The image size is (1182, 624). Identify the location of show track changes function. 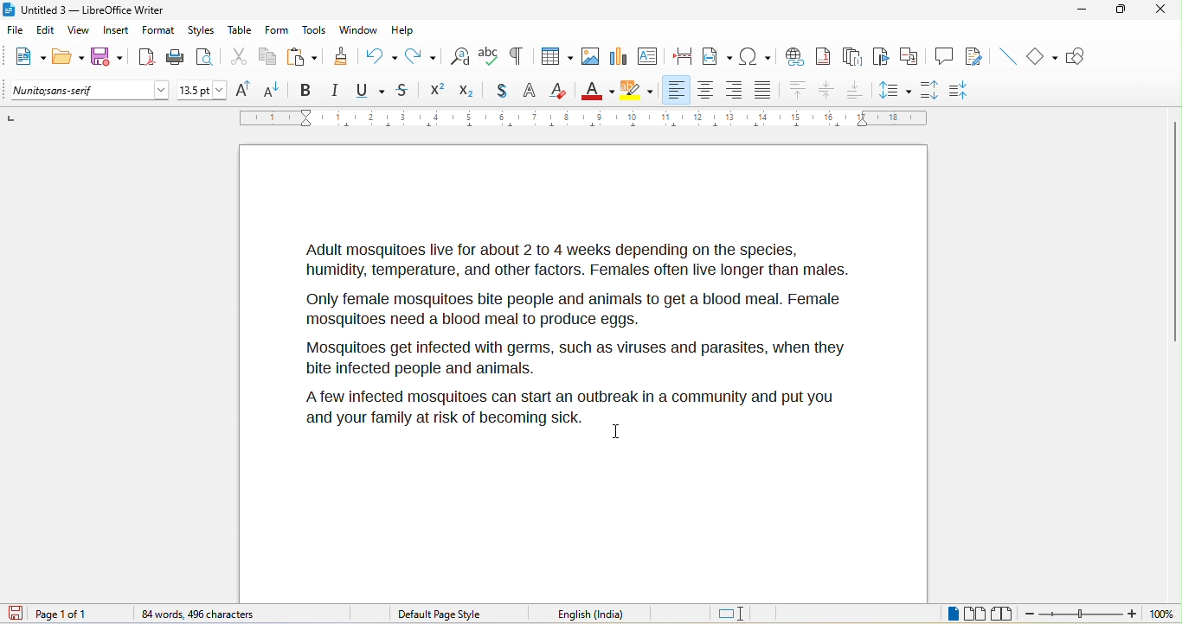
(977, 57).